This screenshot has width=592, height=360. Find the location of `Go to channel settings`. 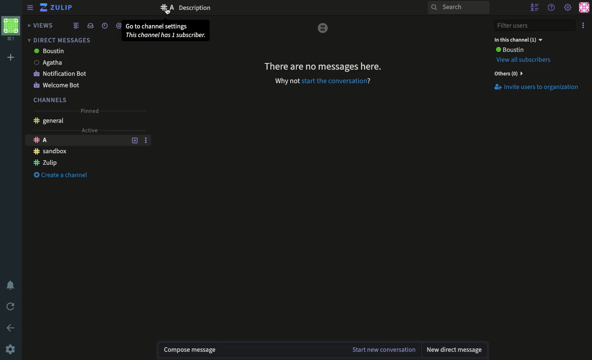

Go to channel settings is located at coordinates (166, 31).